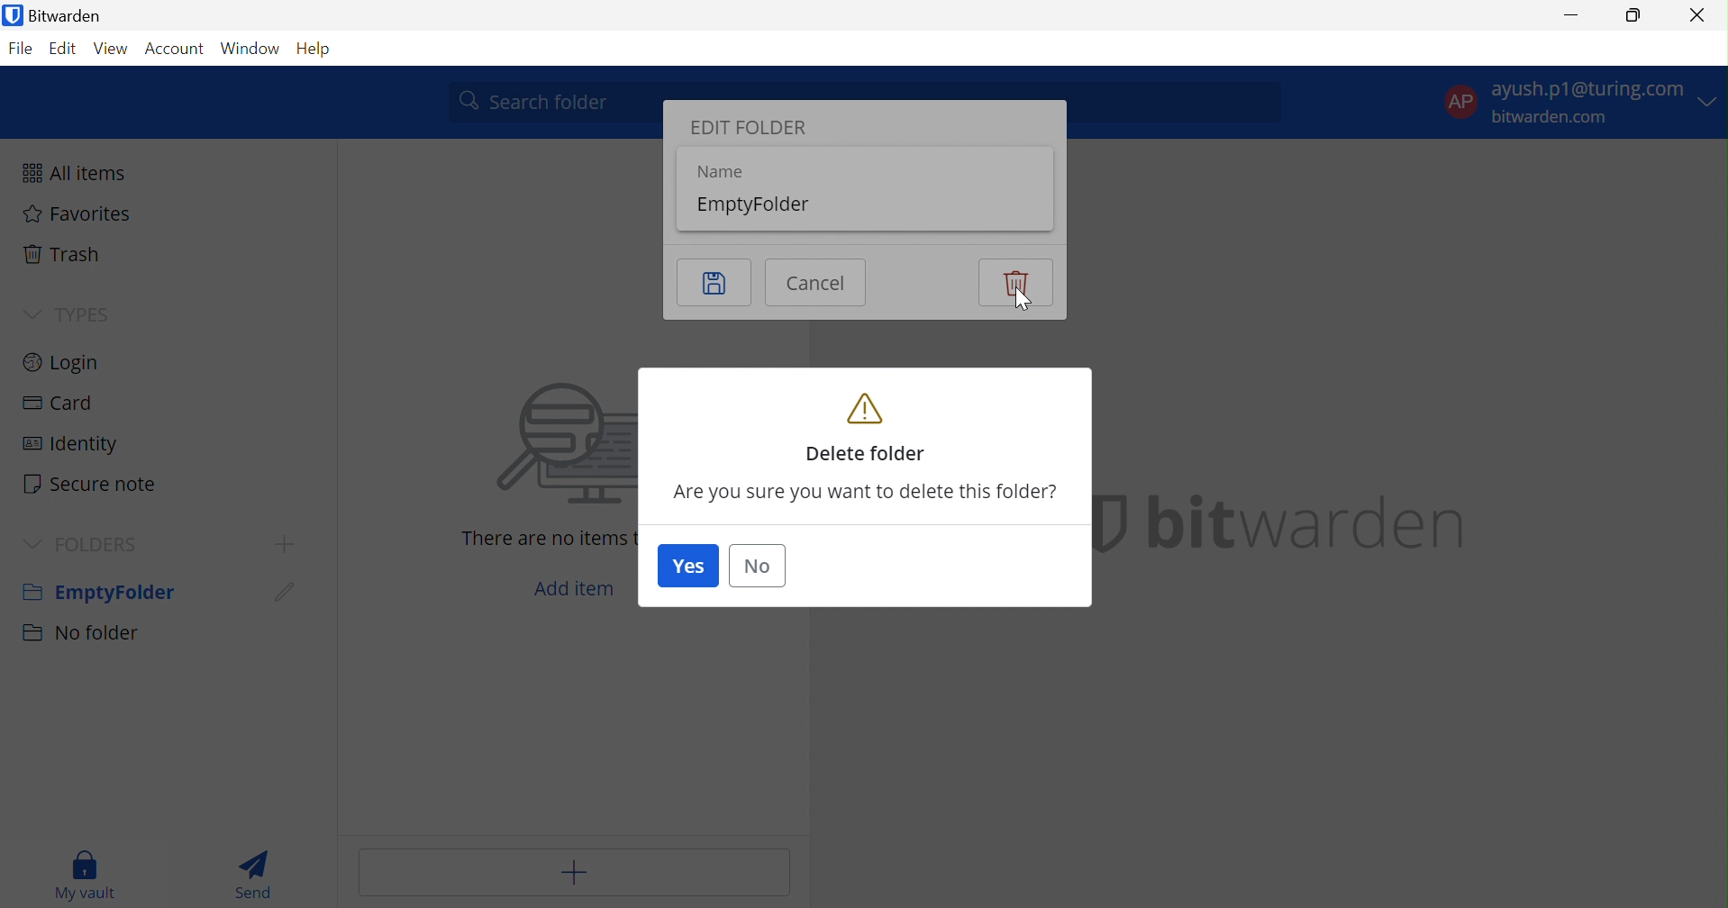 This screenshot has width=1728, height=908. What do you see at coordinates (20, 50) in the screenshot?
I see `File` at bounding box center [20, 50].